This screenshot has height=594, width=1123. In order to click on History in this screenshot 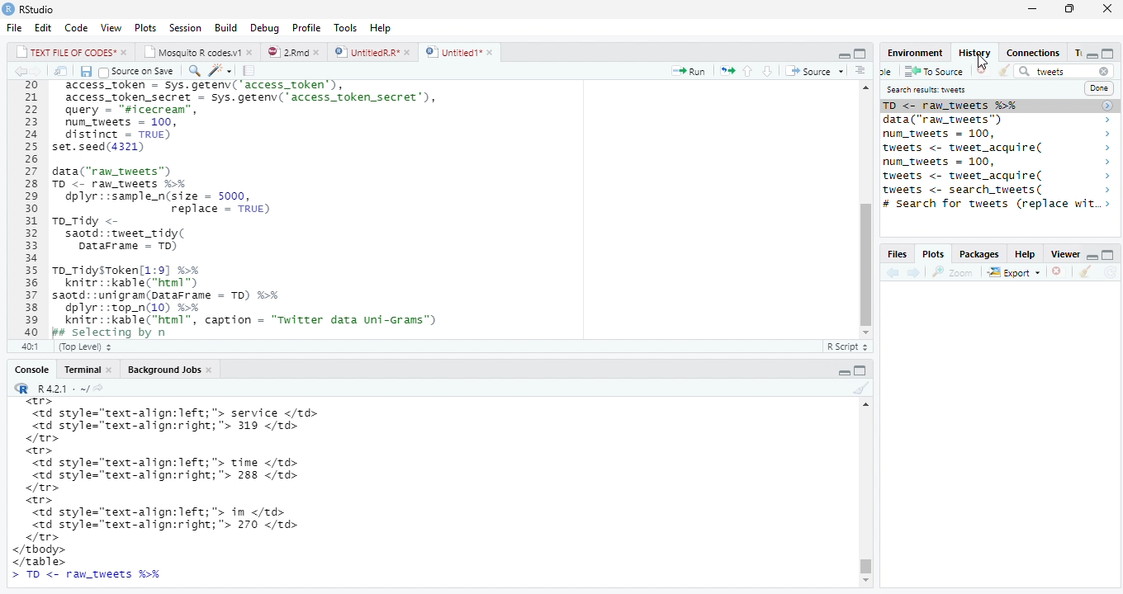, I will do `click(974, 51)`.